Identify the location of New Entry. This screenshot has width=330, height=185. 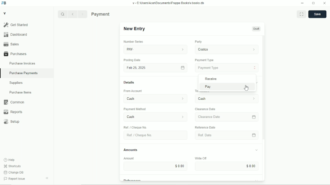
(135, 29).